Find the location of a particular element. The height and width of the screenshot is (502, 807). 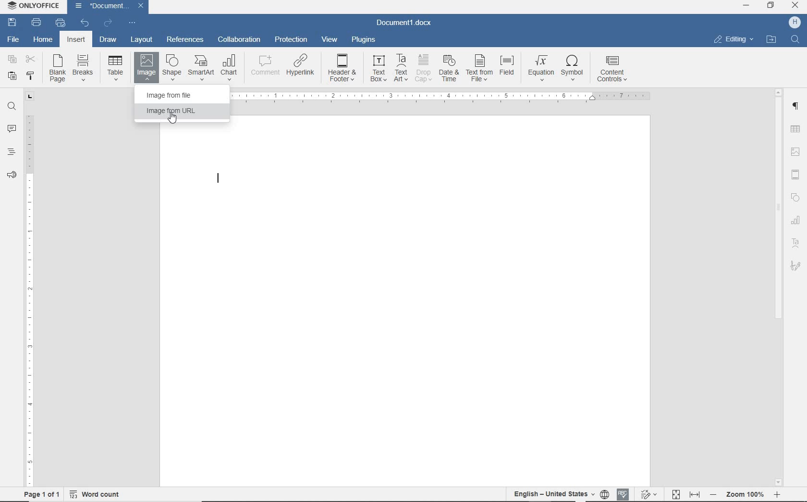

blank page is located at coordinates (57, 68).